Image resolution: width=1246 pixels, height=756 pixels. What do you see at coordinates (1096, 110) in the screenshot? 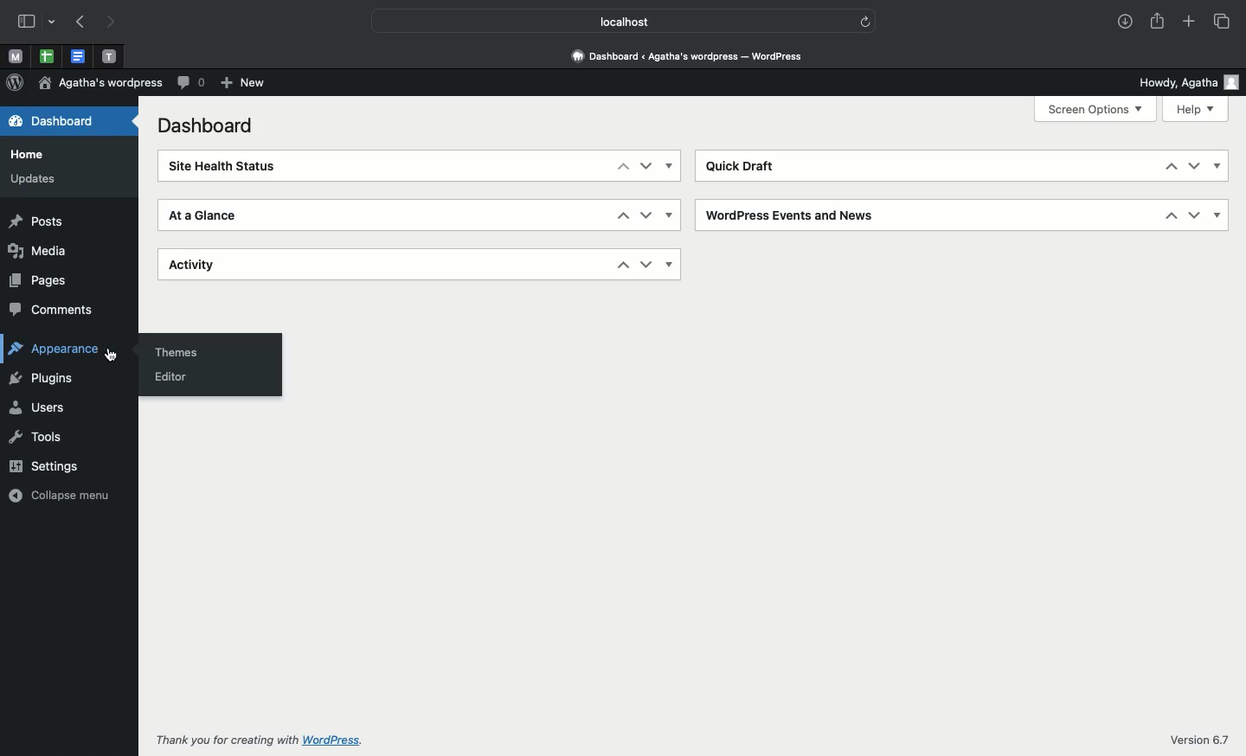
I see `Screen options` at bounding box center [1096, 110].